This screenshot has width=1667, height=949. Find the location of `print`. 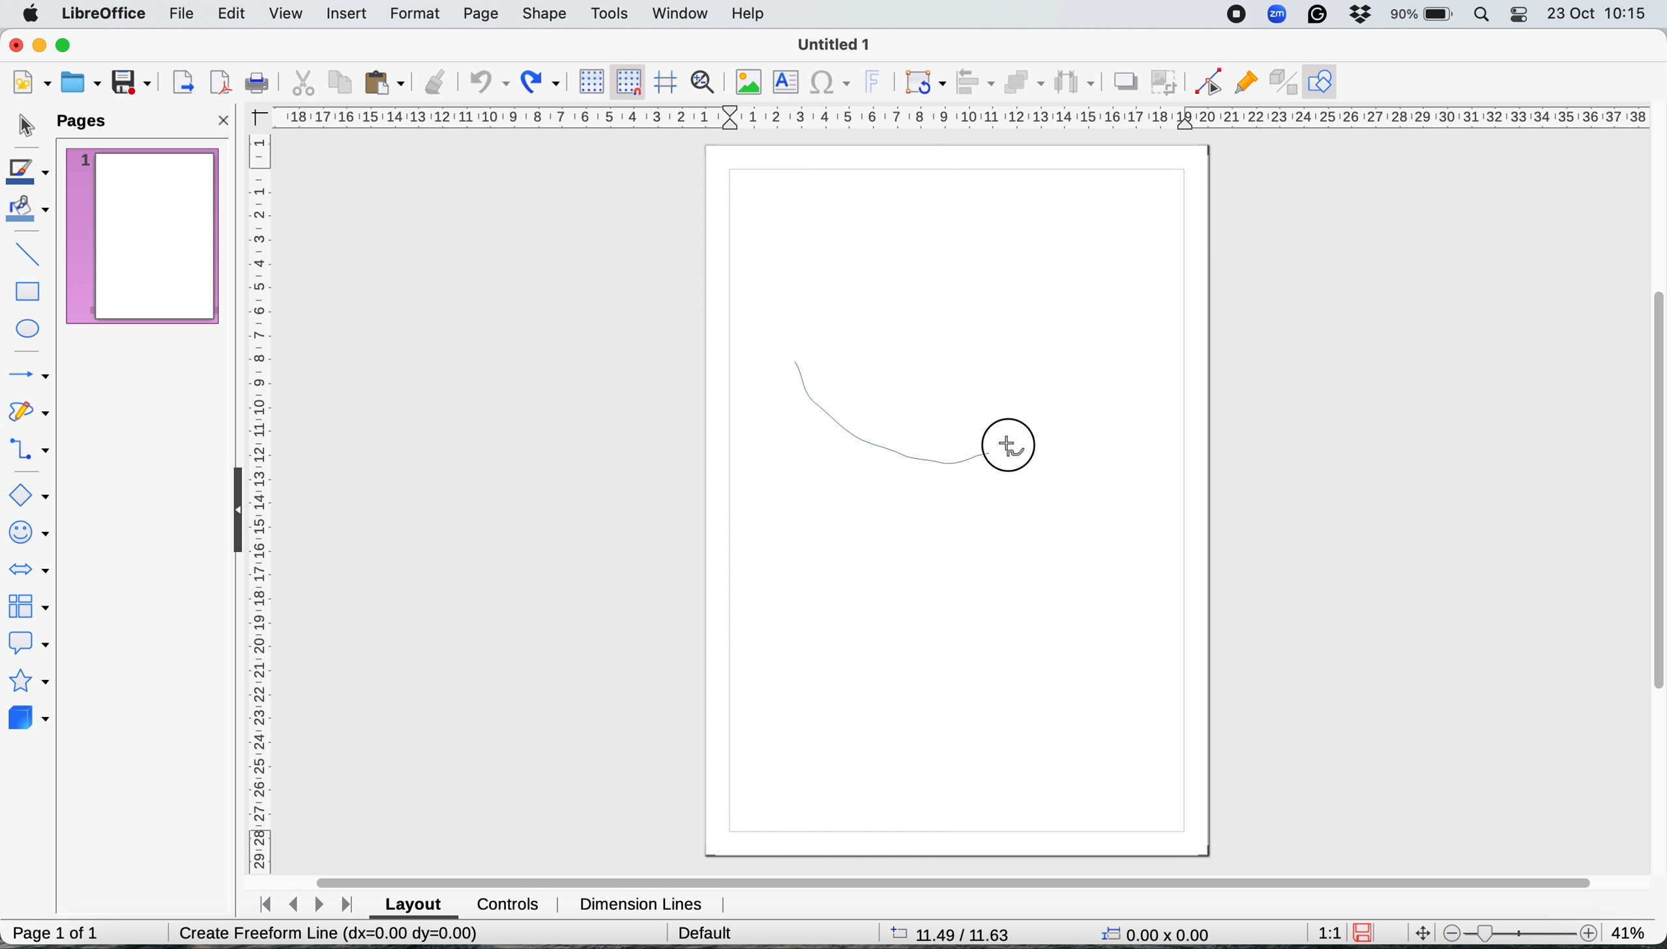

print is located at coordinates (258, 82).